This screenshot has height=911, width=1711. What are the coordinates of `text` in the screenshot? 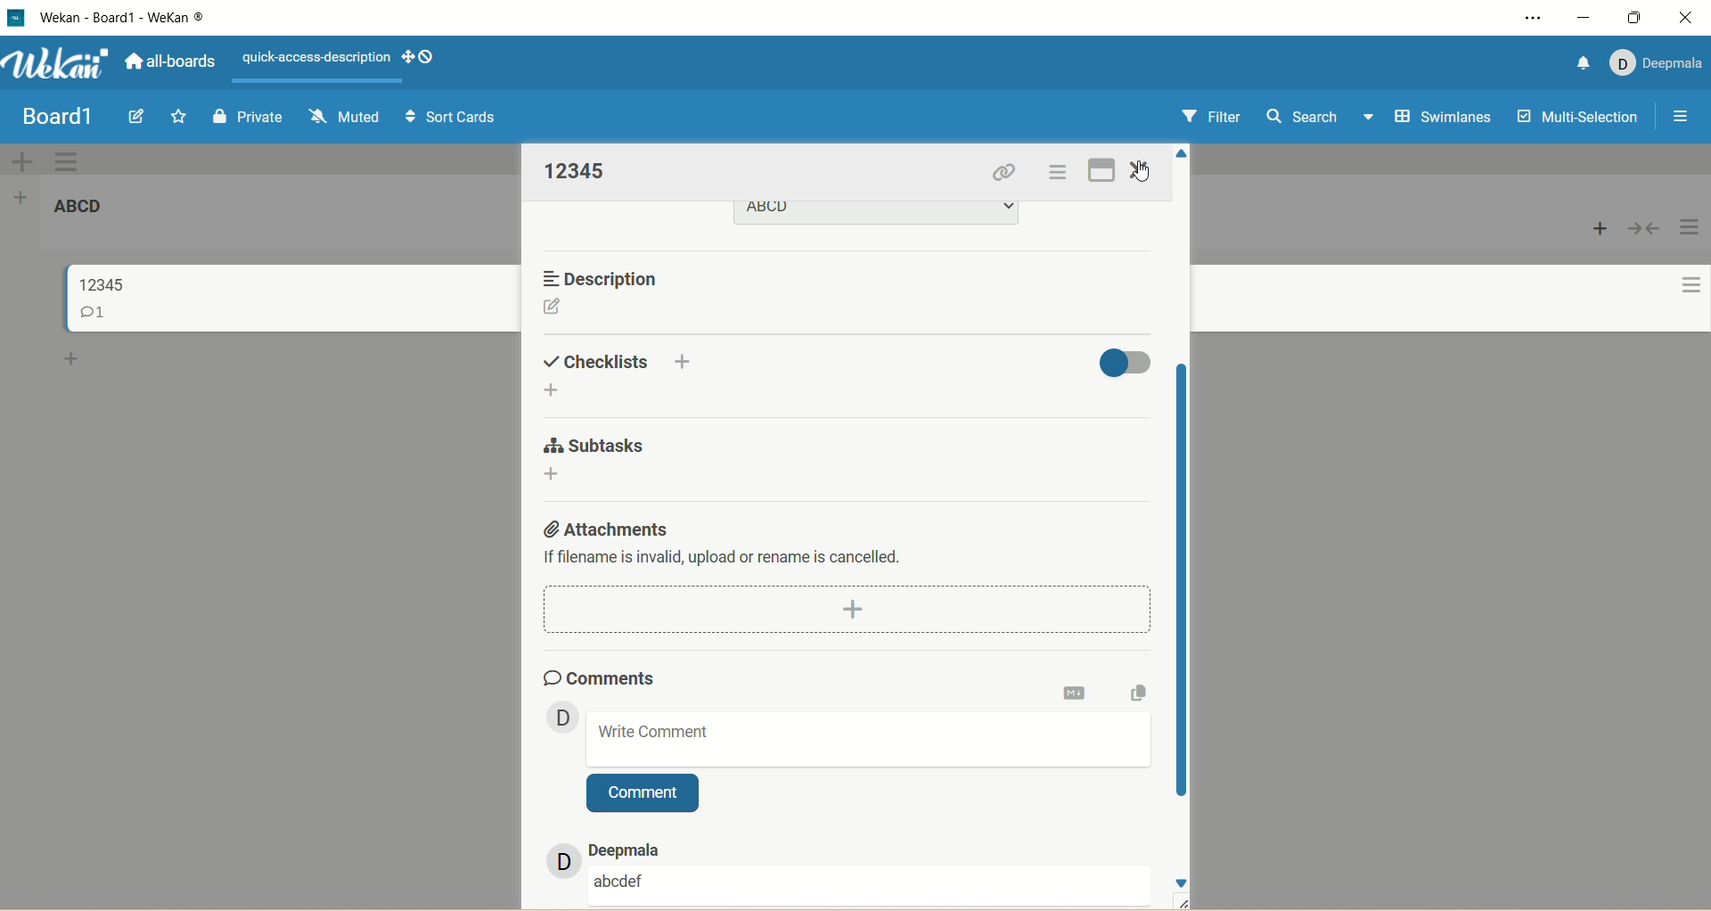 It's located at (317, 58).